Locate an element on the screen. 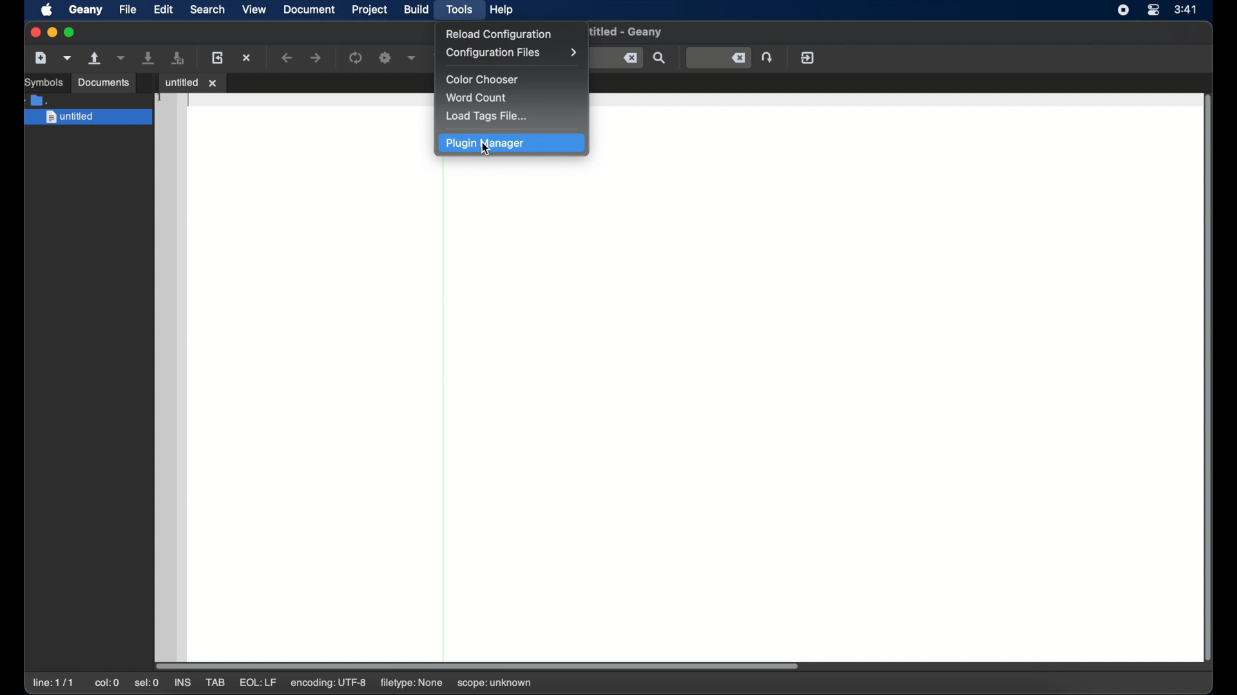  scroll box is located at coordinates (479, 664).